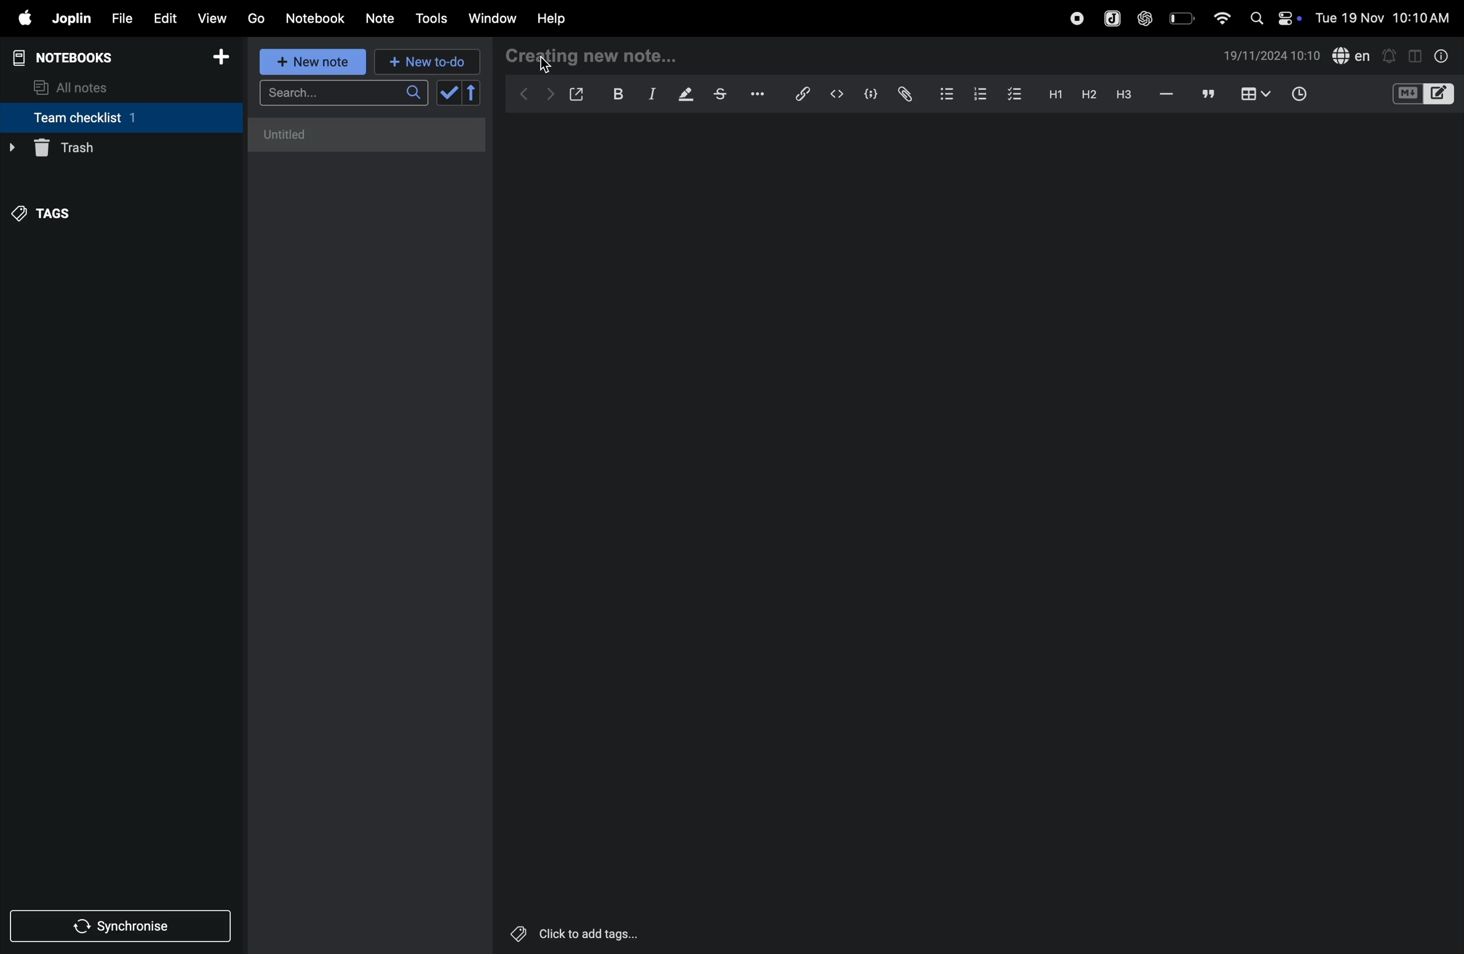 The width and height of the screenshot is (1464, 954). Describe the element at coordinates (720, 94) in the screenshot. I see `strike through` at that location.